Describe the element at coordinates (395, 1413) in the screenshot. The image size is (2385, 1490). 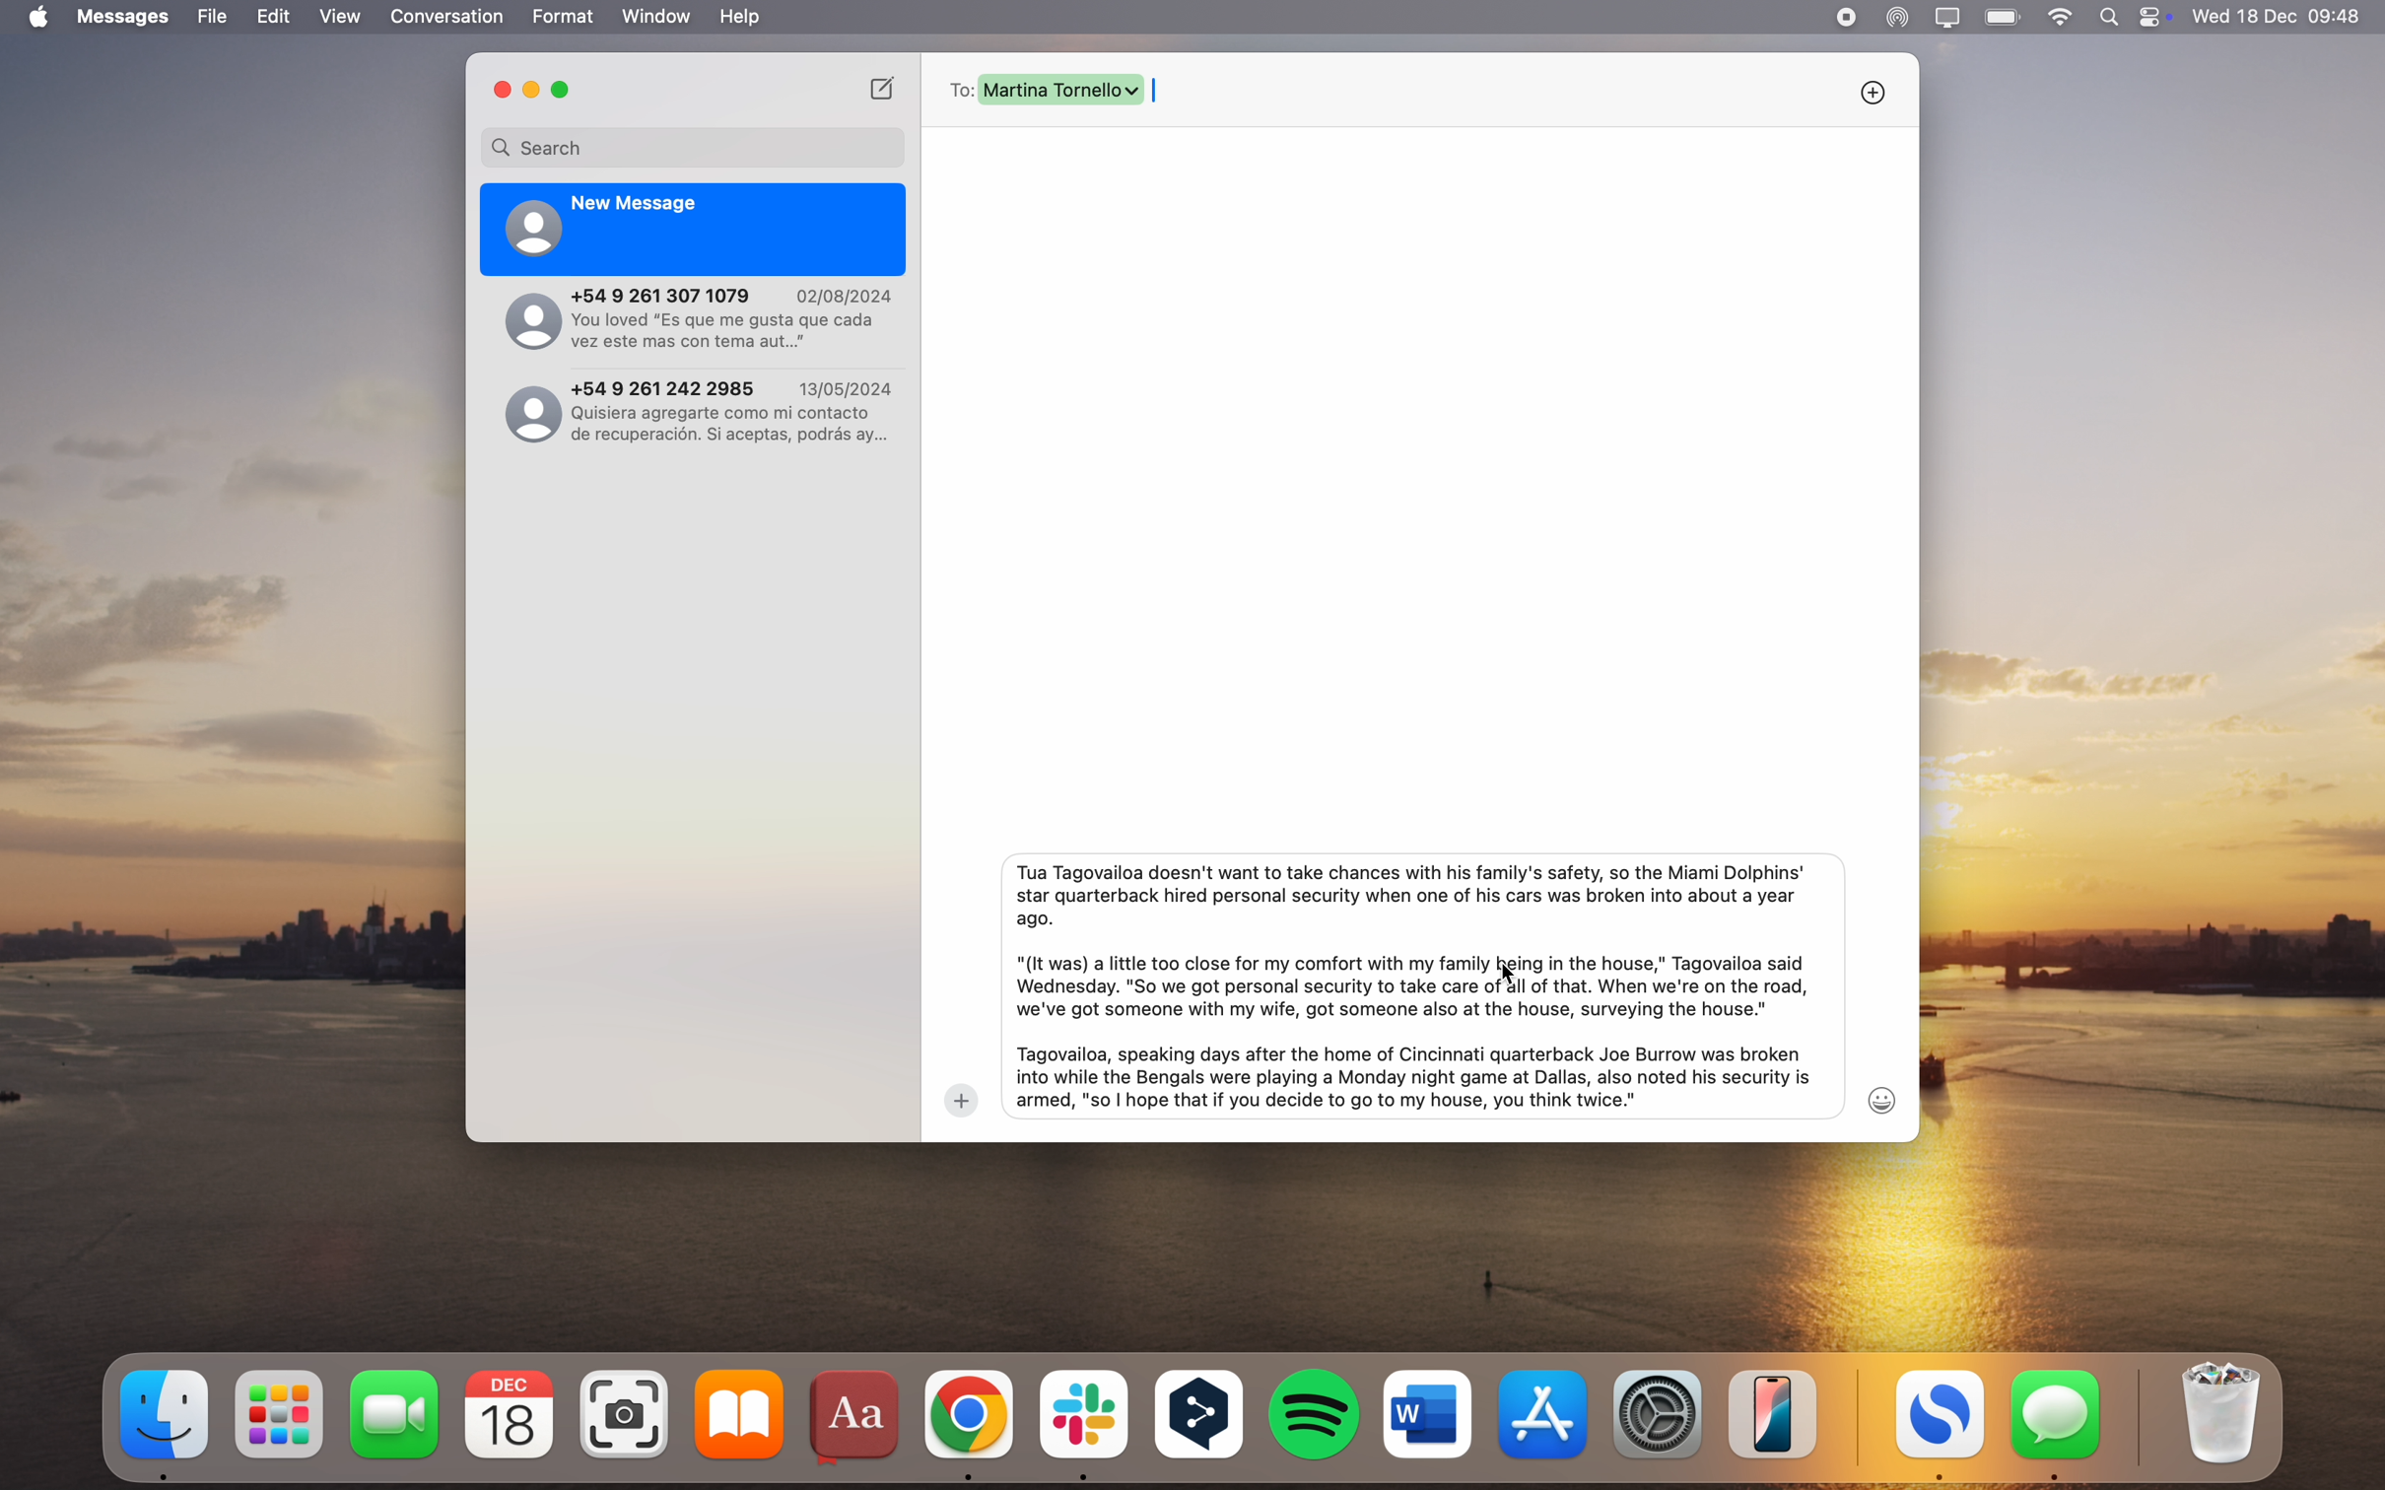
I see `facetime` at that location.